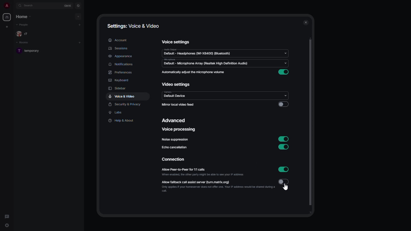  What do you see at coordinates (283, 72) in the screenshot?
I see `enabled` at bounding box center [283, 72].